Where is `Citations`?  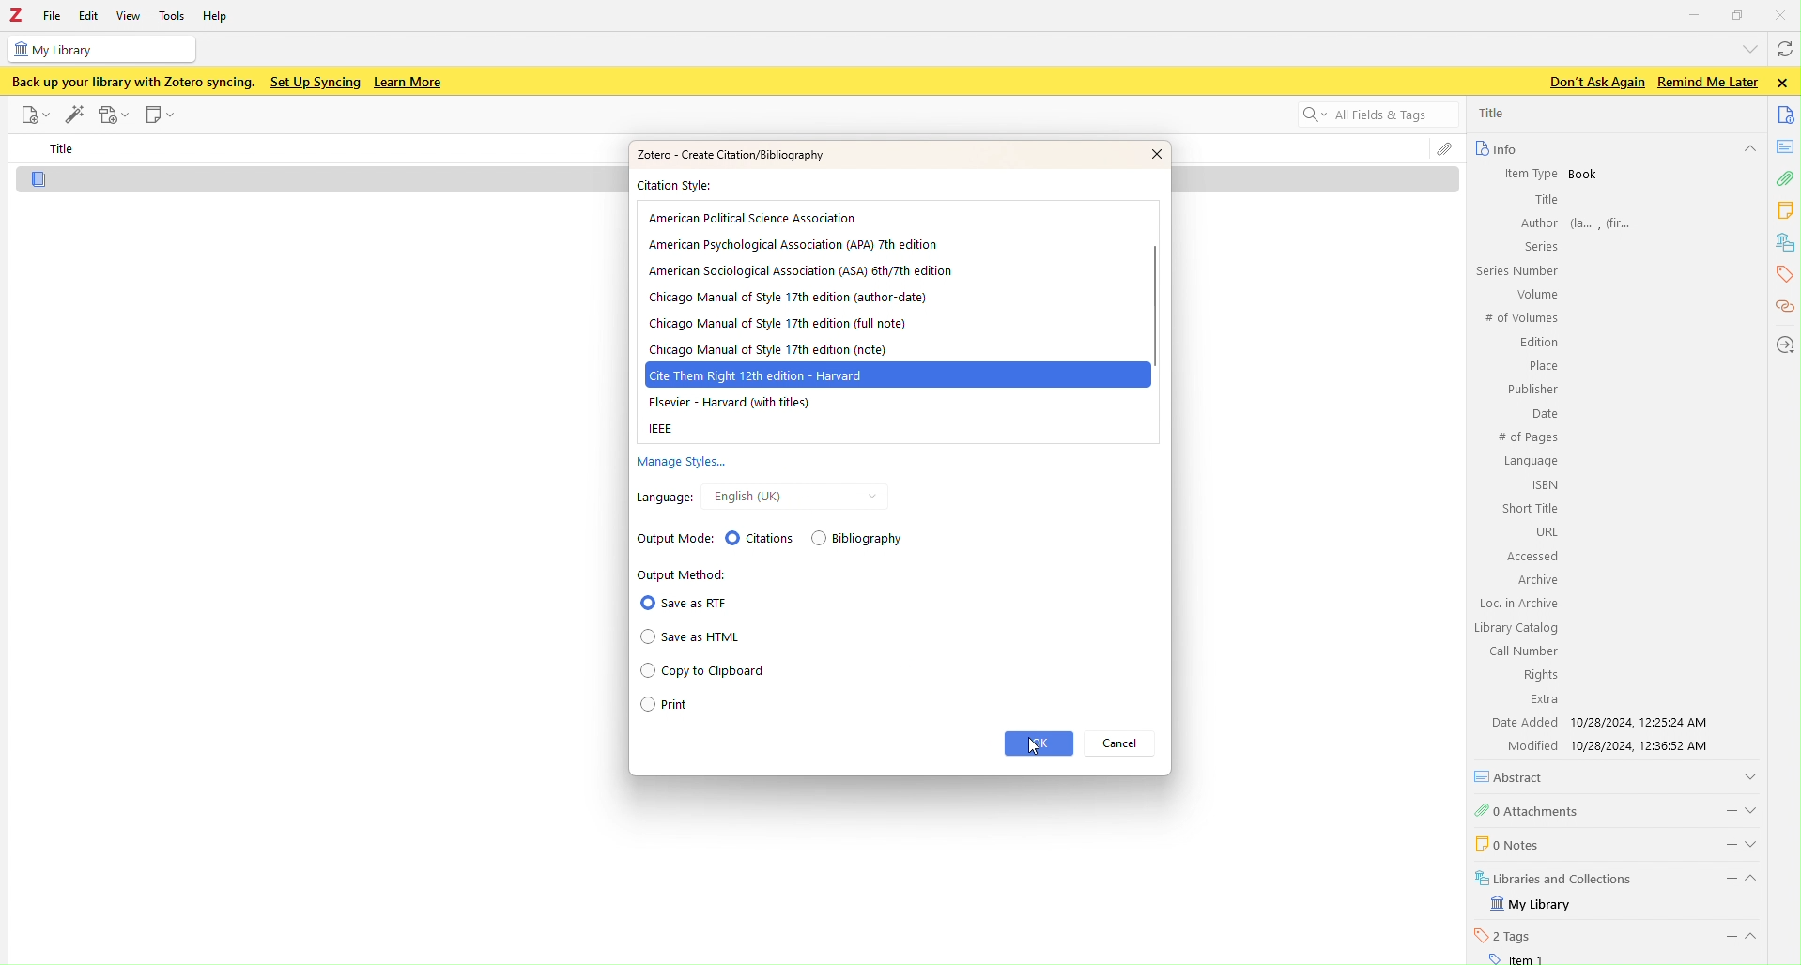
Citations is located at coordinates (759, 537).